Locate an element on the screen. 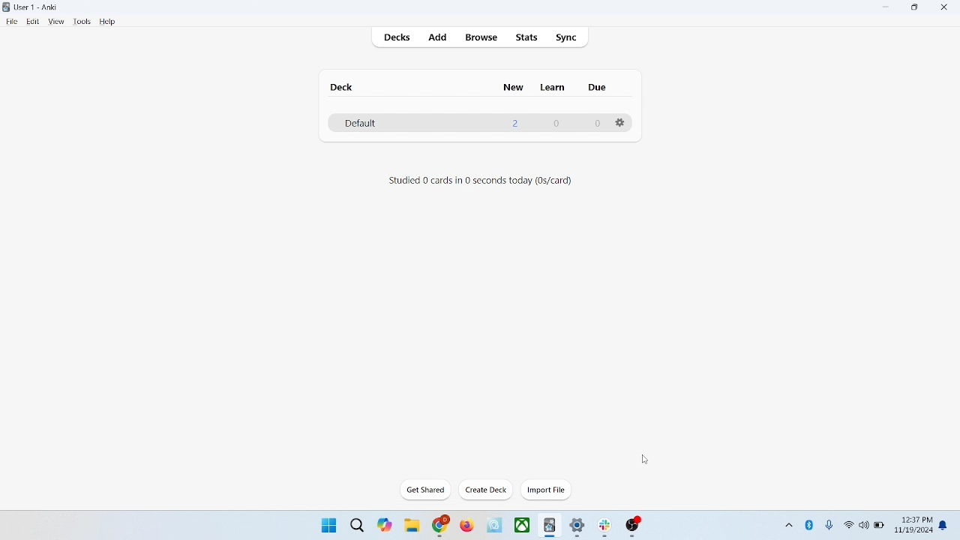 Image resolution: width=960 pixels, height=540 pixels. x-box is located at coordinates (523, 525).